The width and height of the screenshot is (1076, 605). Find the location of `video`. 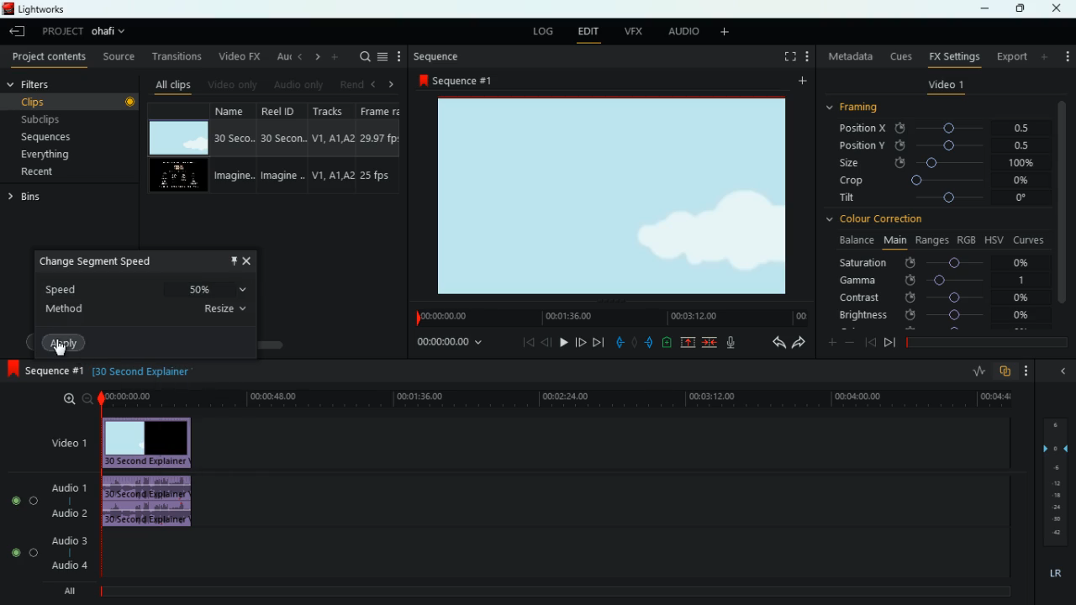

video is located at coordinates (152, 441).